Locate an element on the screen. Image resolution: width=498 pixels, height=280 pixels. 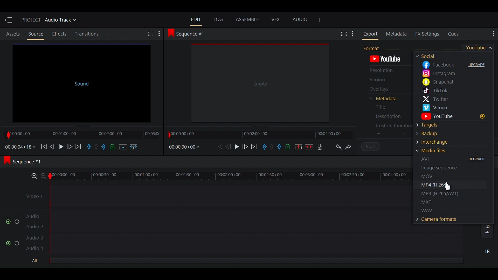
Edit is located at coordinates (196, 19).